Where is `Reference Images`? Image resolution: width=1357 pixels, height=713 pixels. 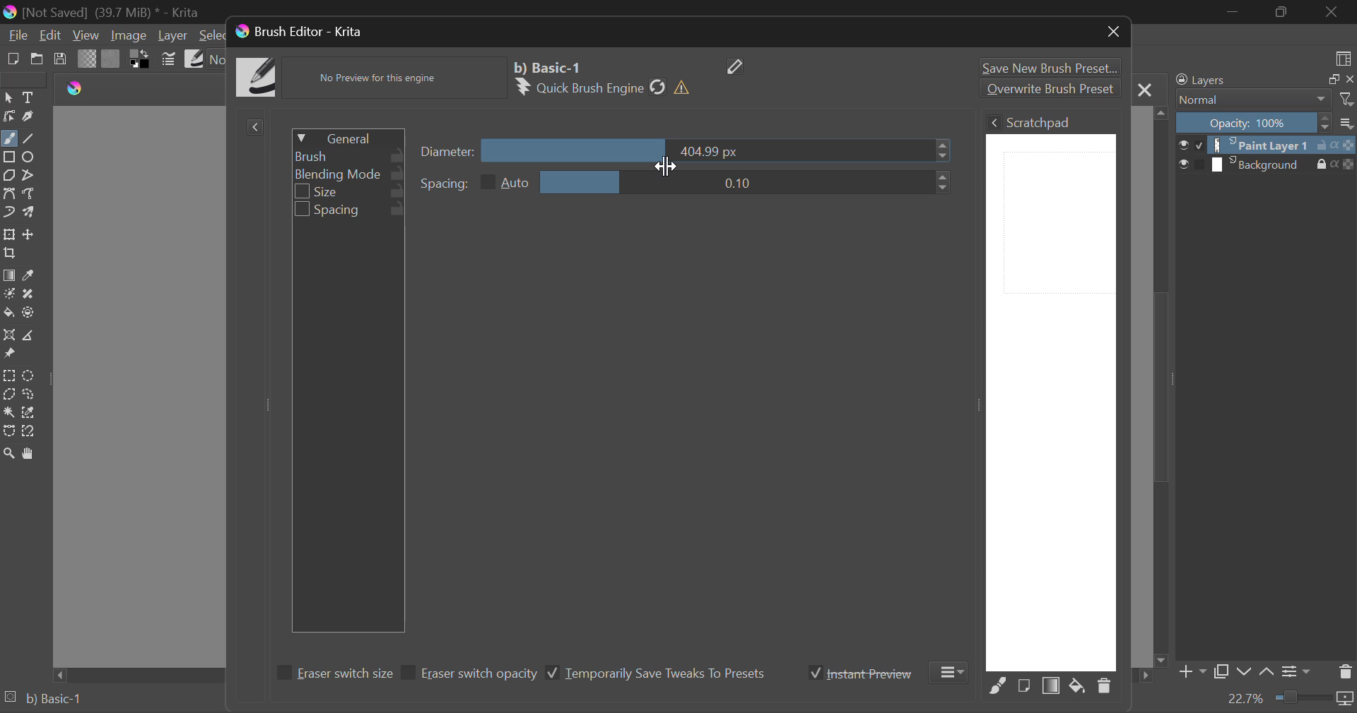 Reference Images is located at coordinates (9, 355).